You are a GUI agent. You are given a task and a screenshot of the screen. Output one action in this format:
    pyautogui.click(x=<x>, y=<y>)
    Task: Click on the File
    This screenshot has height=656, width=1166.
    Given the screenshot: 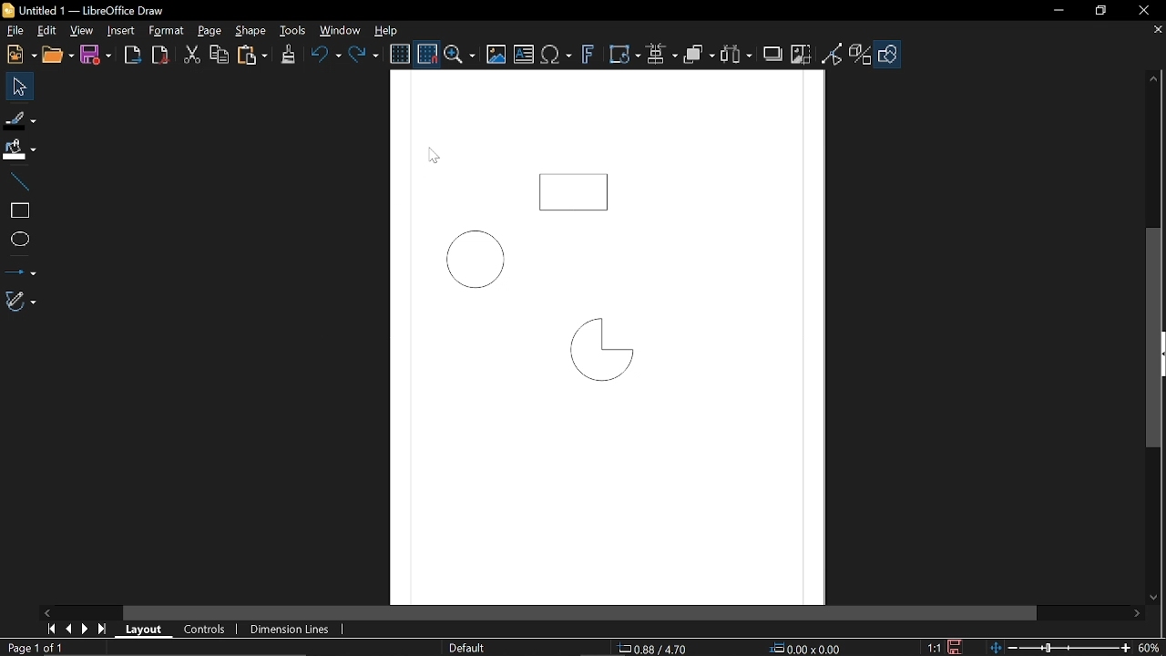 What is the action you would take?
    pyautogui.click(x=15, y=33)
    